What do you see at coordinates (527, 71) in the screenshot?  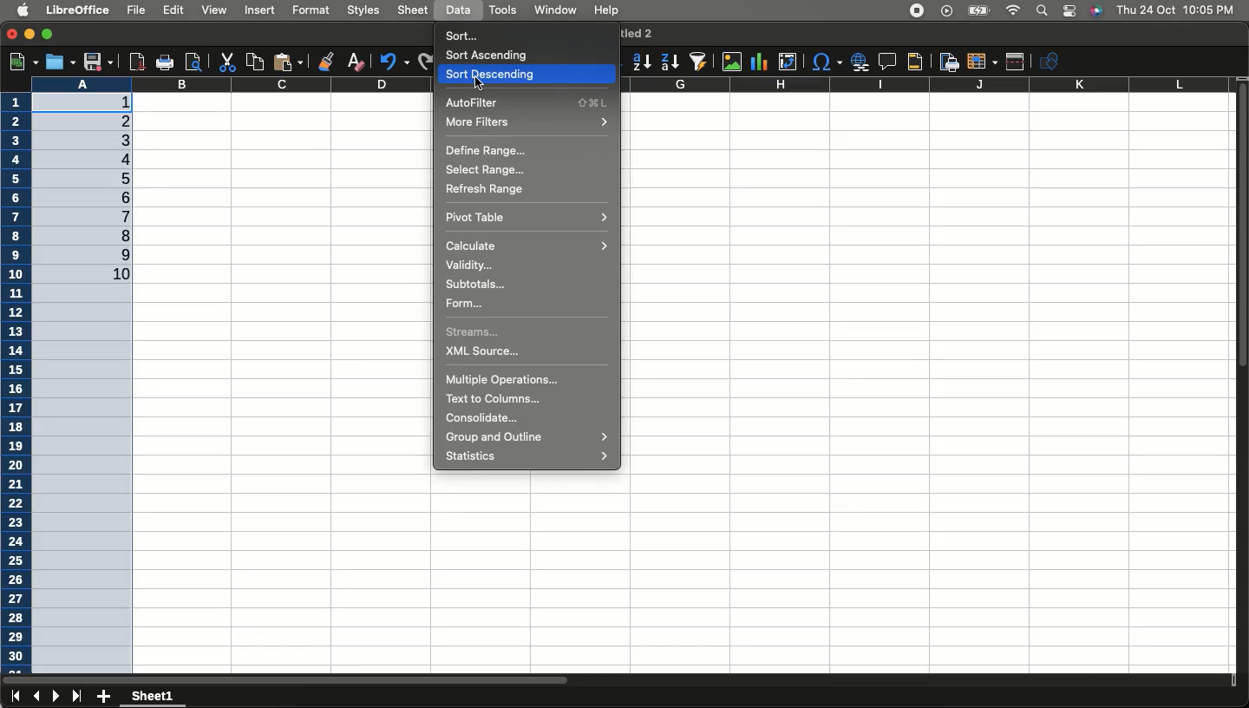 I see `Sort descending` at bounding box center [527, 71].